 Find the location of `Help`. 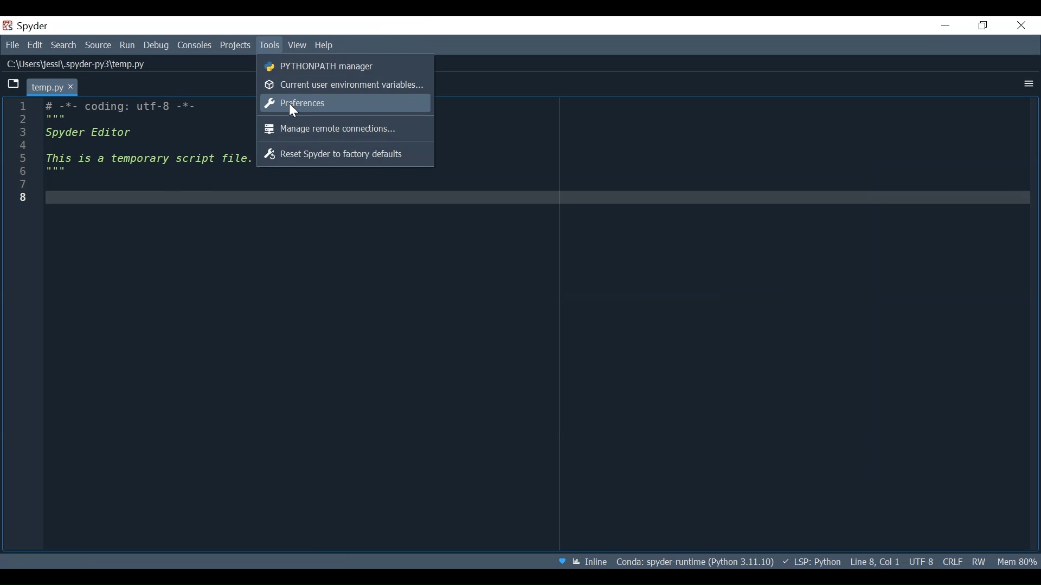

Help is located at coordinates (329, 45).